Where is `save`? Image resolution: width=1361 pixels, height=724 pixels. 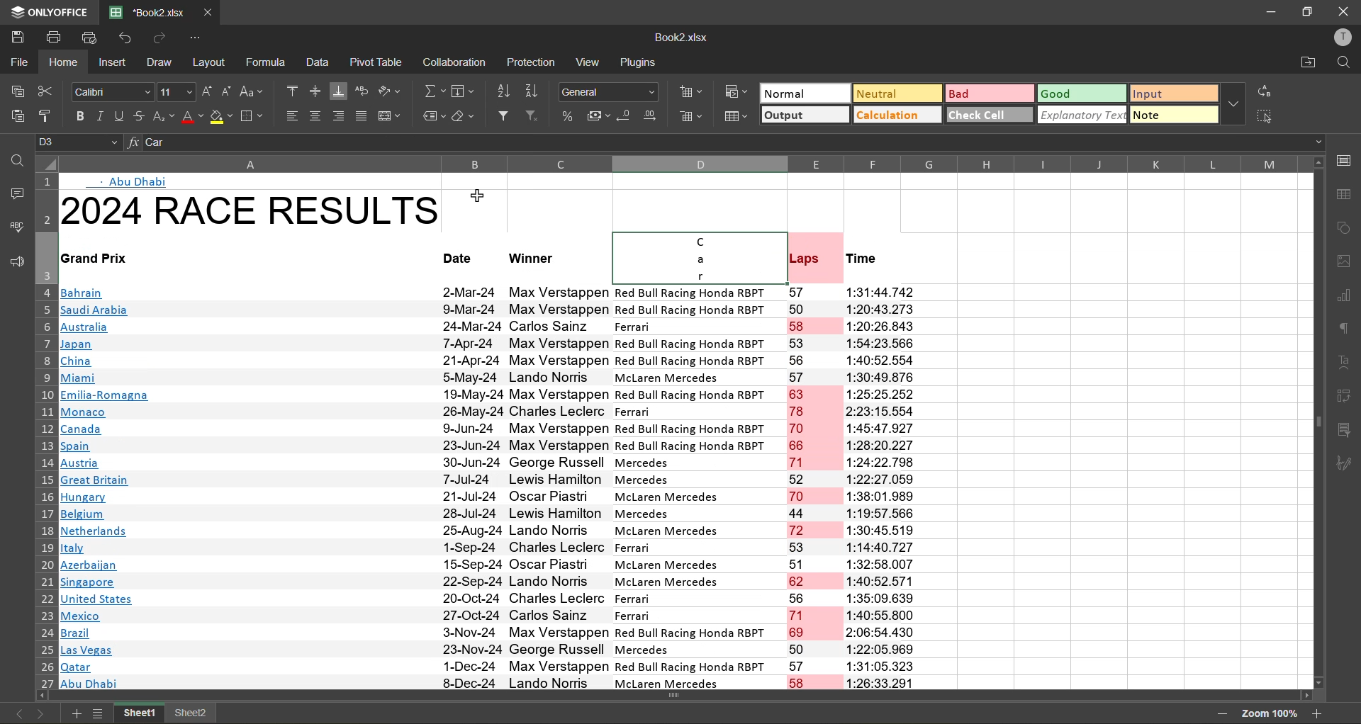
save is located at coordinates (18, 38).